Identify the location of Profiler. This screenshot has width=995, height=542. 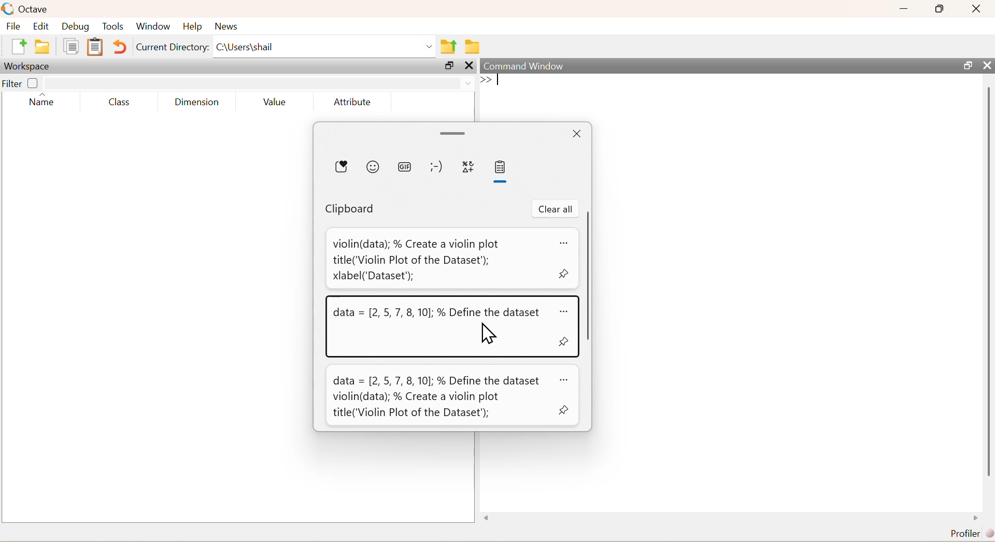
(972, 534).